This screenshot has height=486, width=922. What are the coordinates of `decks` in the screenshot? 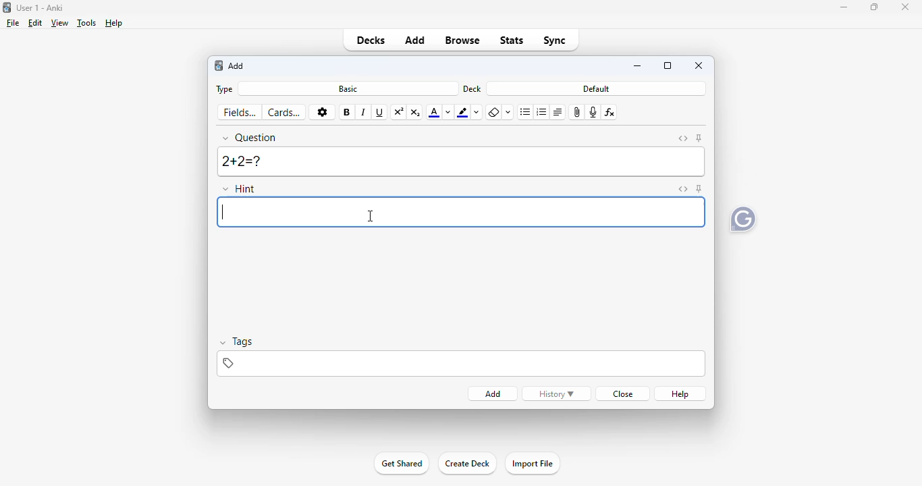 It's located at (371, 40).